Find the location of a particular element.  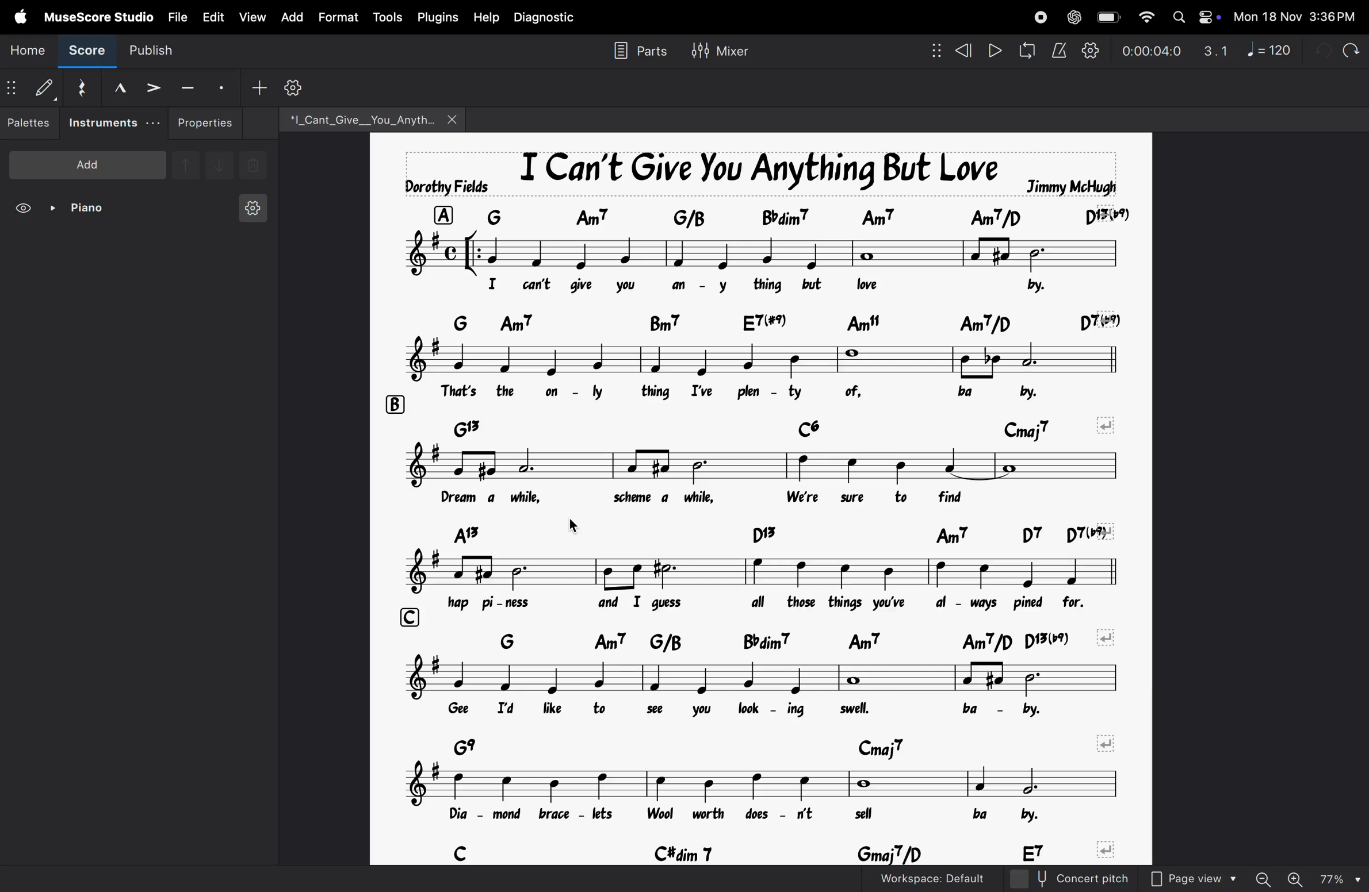

note 120 is located at coordinates (1267, 48).